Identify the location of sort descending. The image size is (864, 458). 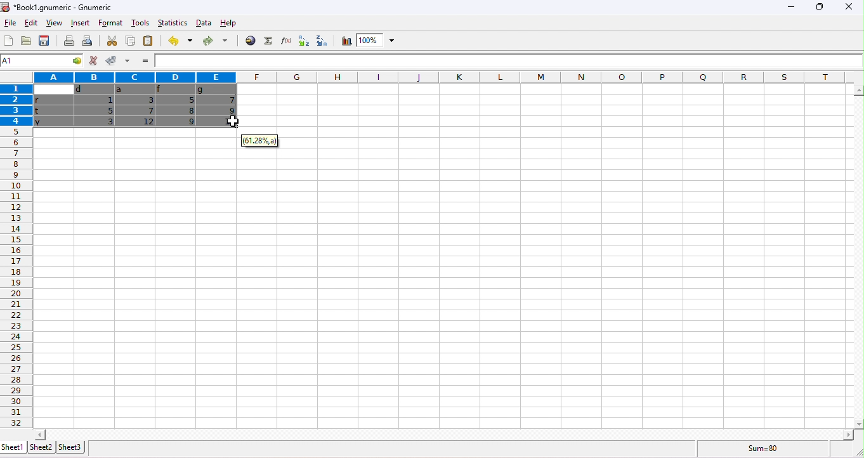
(323, 40).